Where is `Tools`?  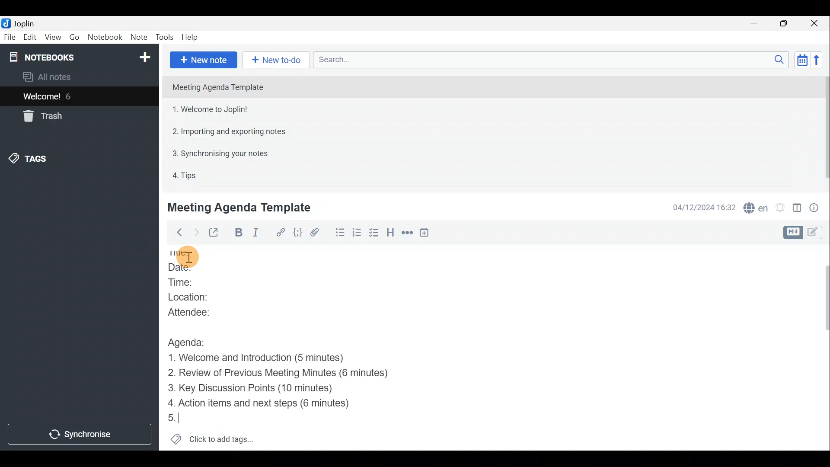 Tools is located at coordinates (163, 35).